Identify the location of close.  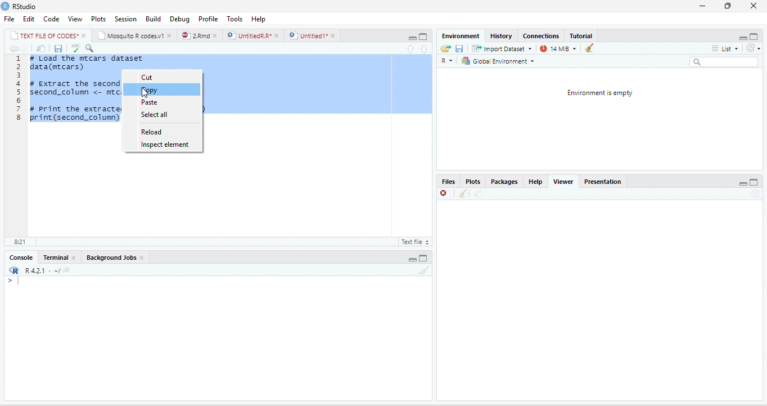
(75, 258).